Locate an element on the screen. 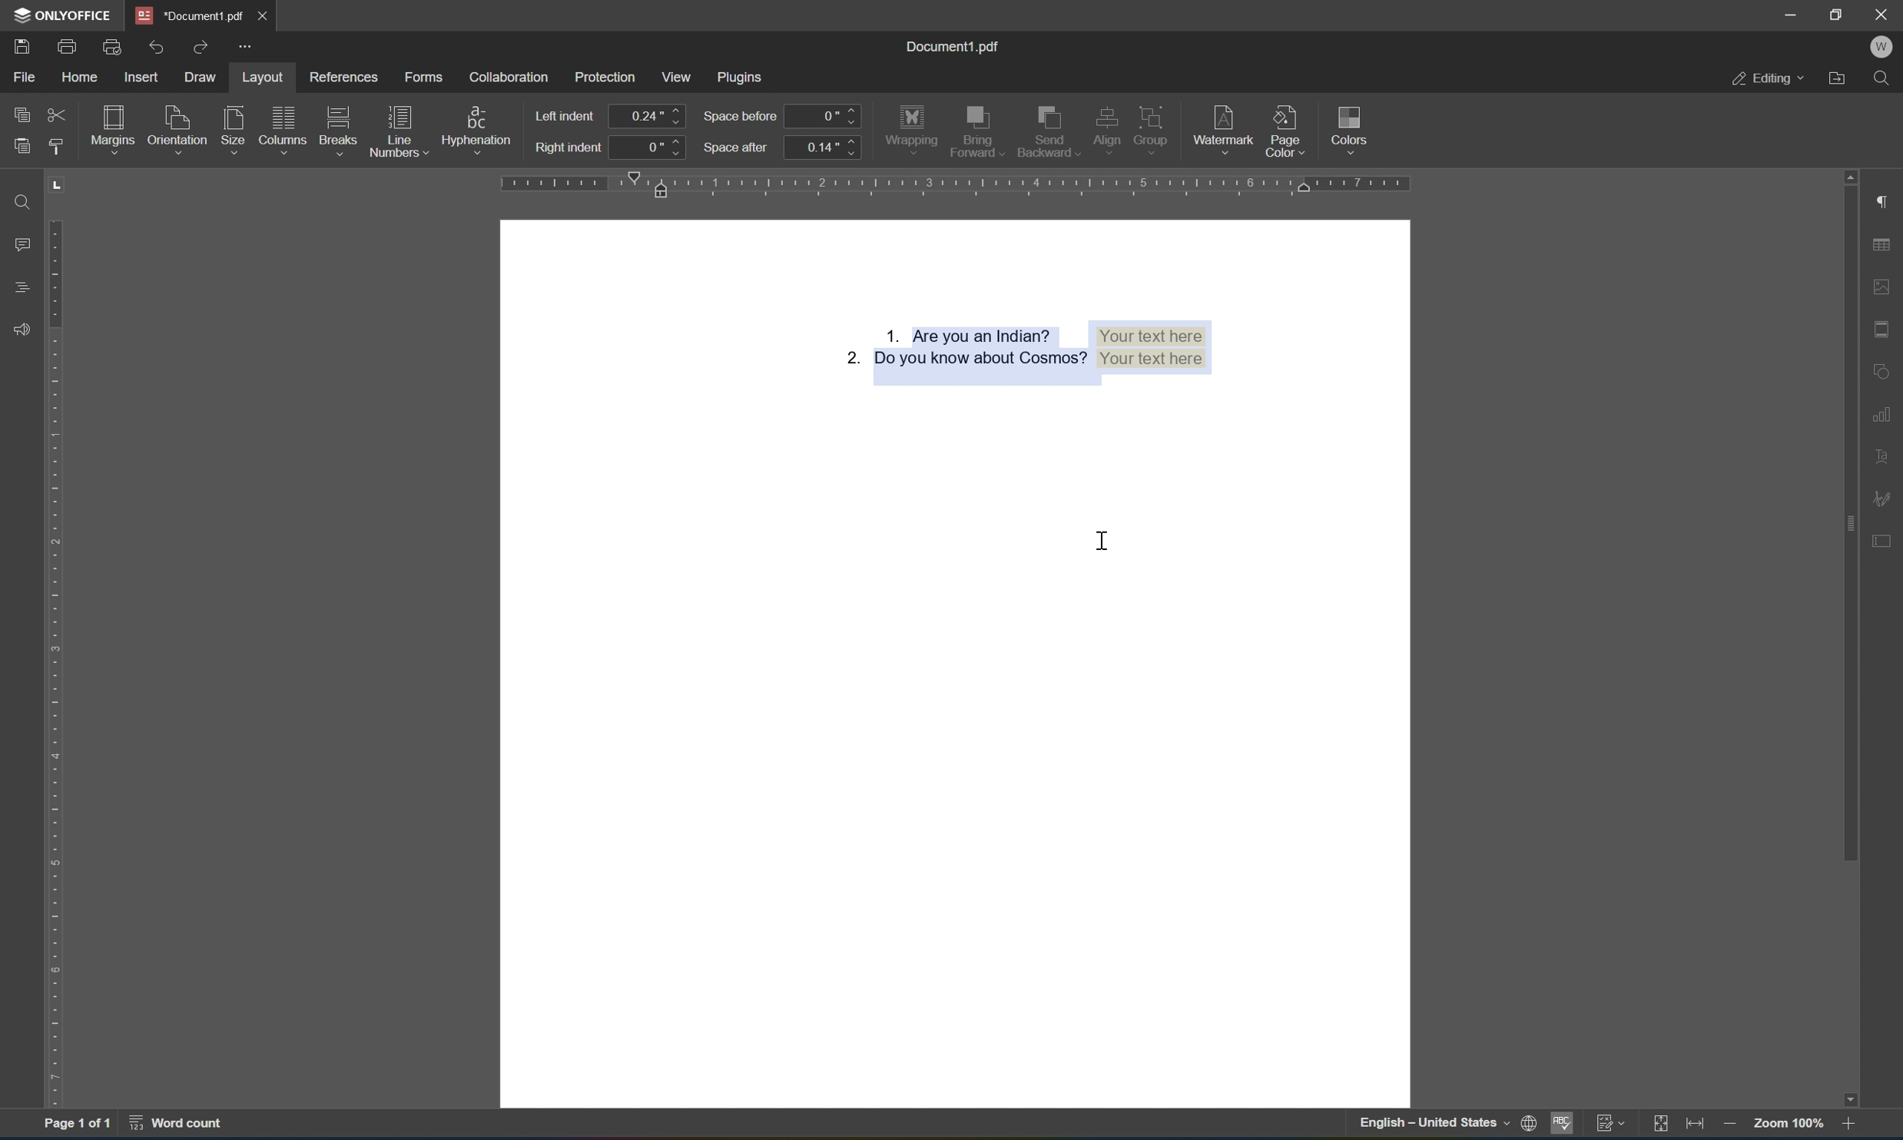 The image size is (1903, 1140). copy is located at coordinates (24, 114).